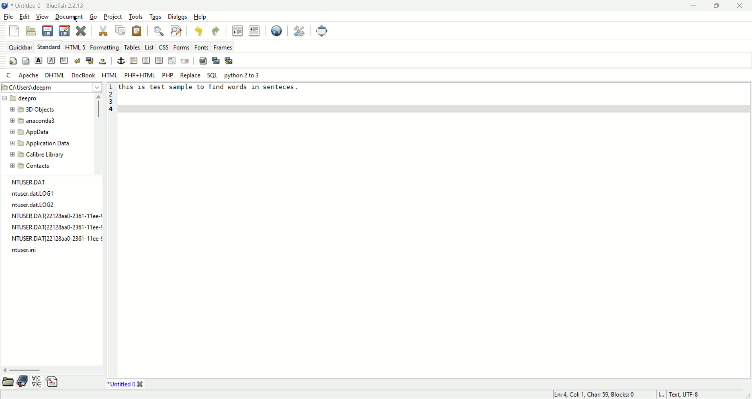  Describe the element at coordinates (596, 395) in the screenshot. I see `Ln: 4, Col: 1, Char: 59, Blocks: 0` at that location.